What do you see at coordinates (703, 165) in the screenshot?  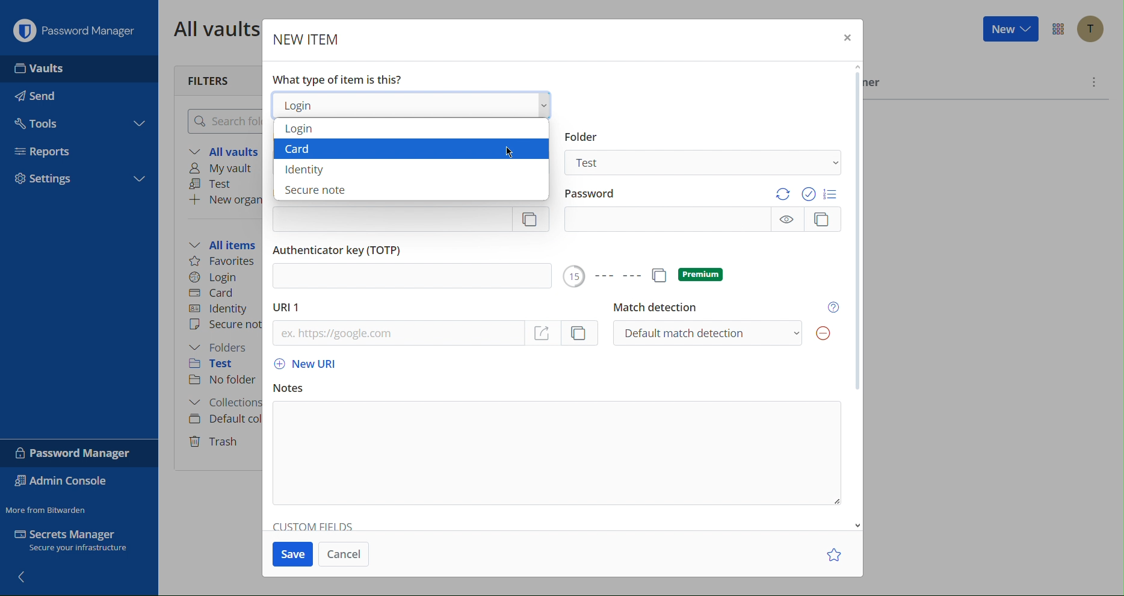 I see `Test` at bounding box center [703, 165].